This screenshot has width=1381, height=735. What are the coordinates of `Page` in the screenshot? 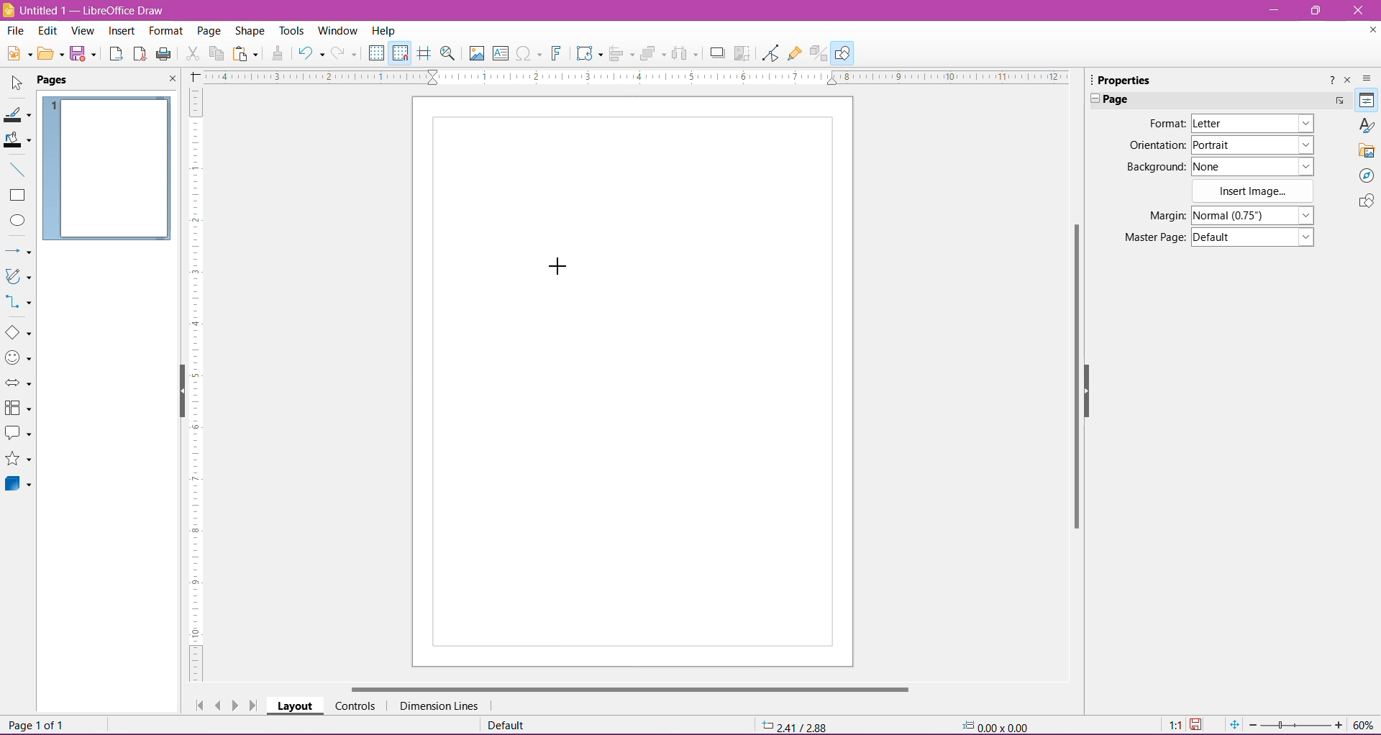 It's located at (61, 81).